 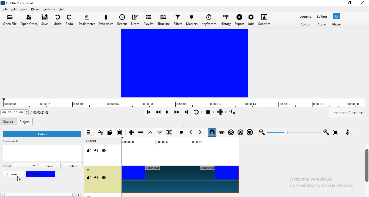 I want to click on Zoom in, so click(x=327, y=132).